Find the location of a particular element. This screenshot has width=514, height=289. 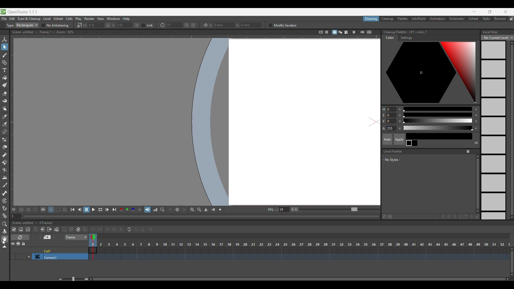

Reframe on 2's is located at coordinates (115, 229).